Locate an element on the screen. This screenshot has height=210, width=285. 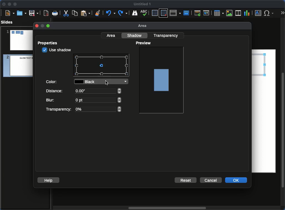
Chart is located at coordinates (247, 13).